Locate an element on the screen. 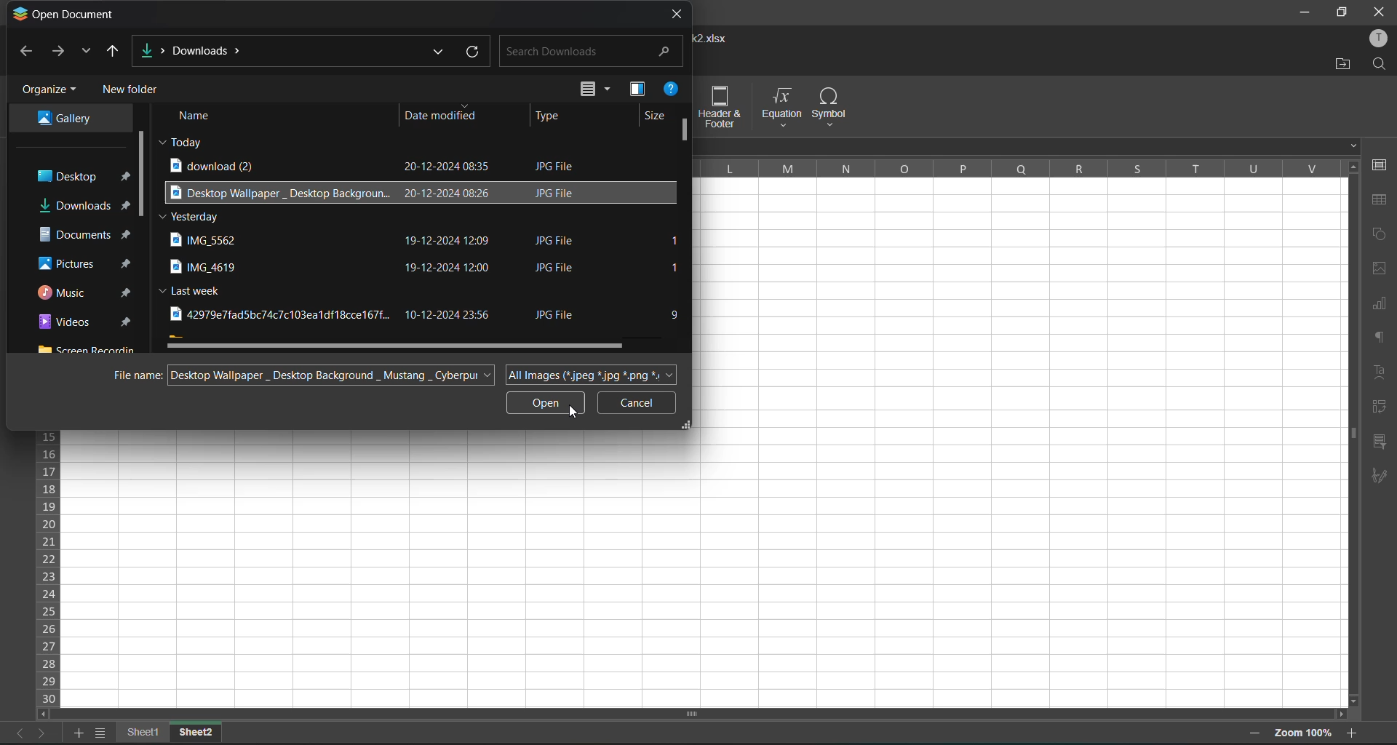 The image size is (1397, 745). videos is located at coordinates (80, 322).